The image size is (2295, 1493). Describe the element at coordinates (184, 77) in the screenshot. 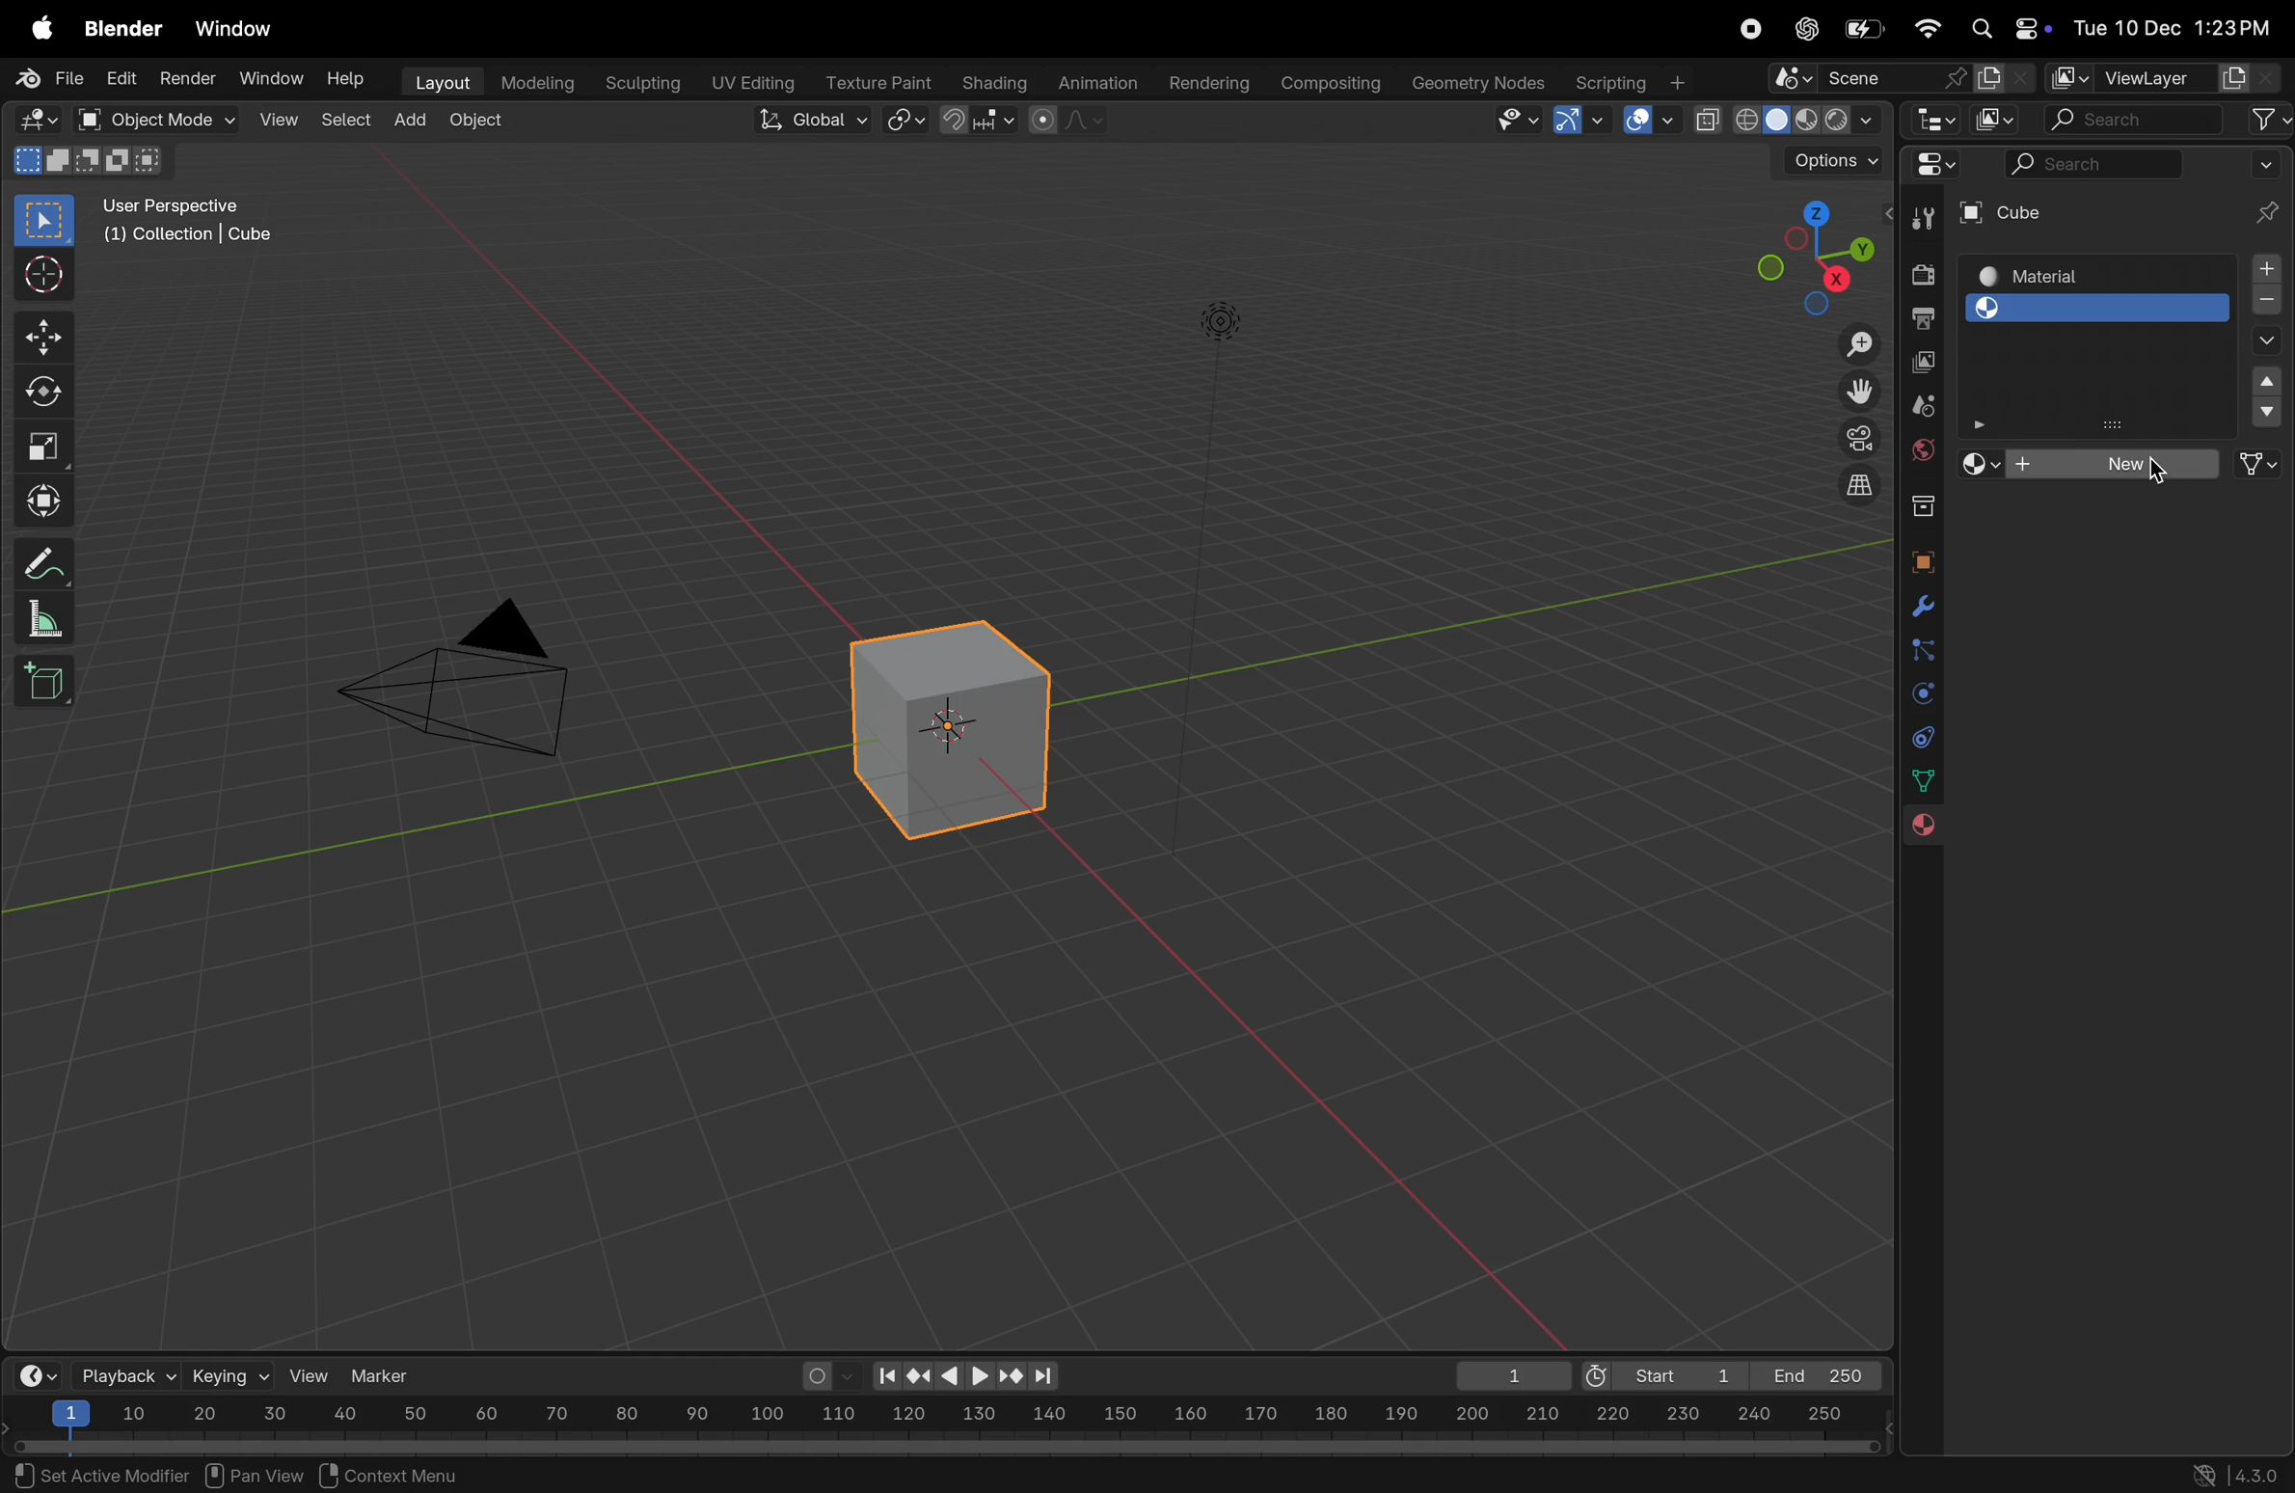

I see `render` at that location.